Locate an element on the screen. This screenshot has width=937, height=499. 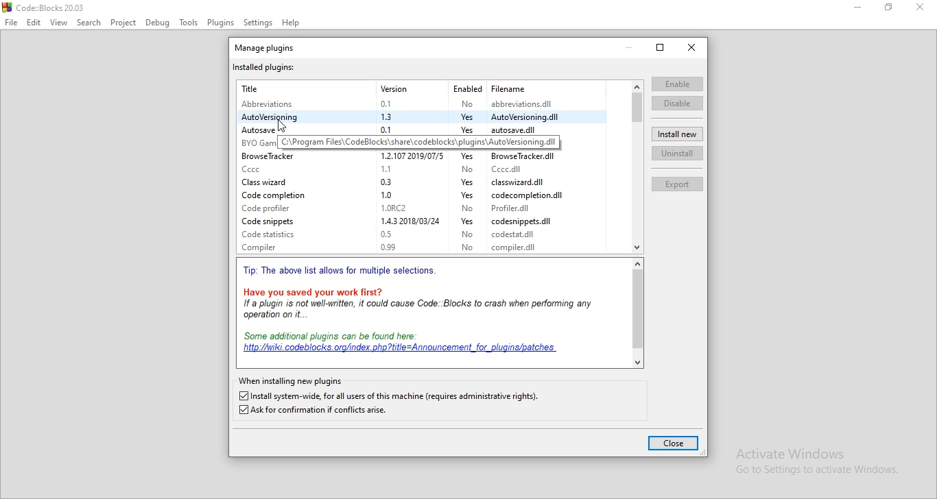
autosave.dil is located at coordinates (524, 130).